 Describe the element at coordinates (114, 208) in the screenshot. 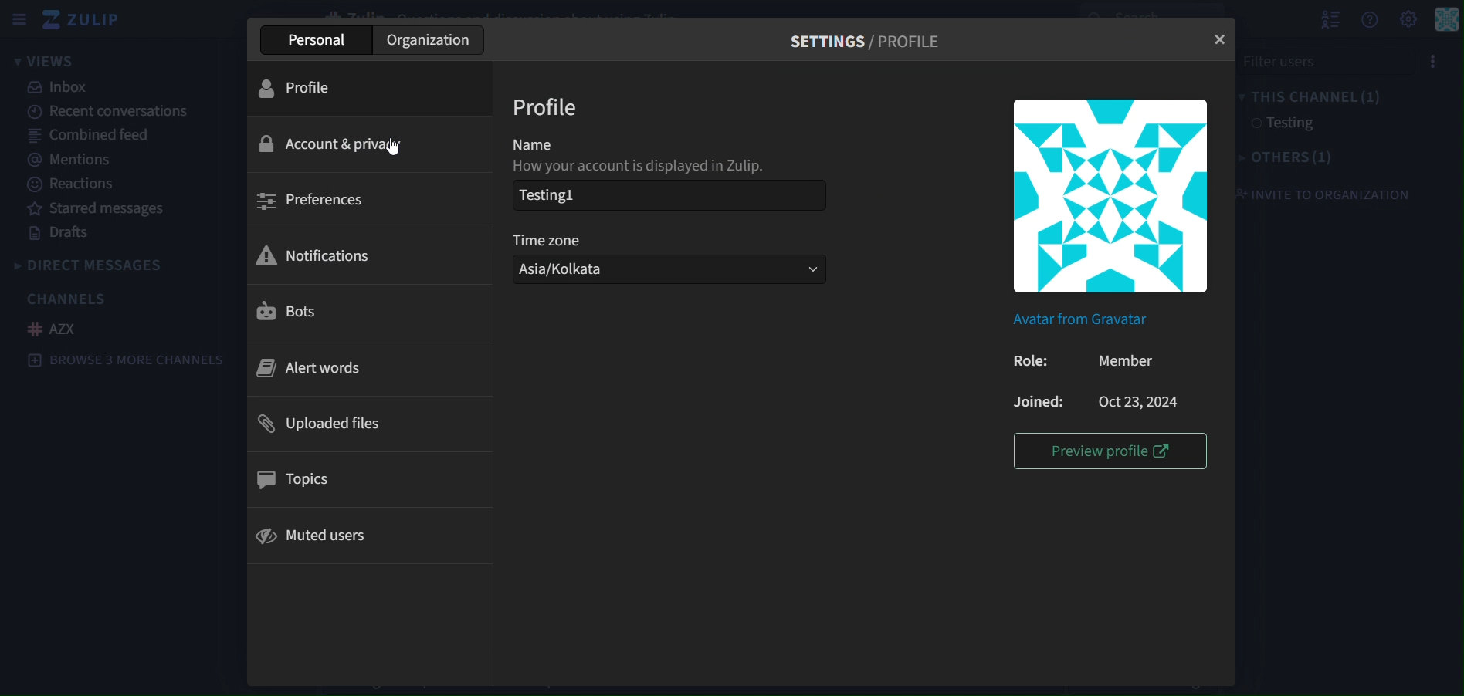

I see `starred messages` at that location.